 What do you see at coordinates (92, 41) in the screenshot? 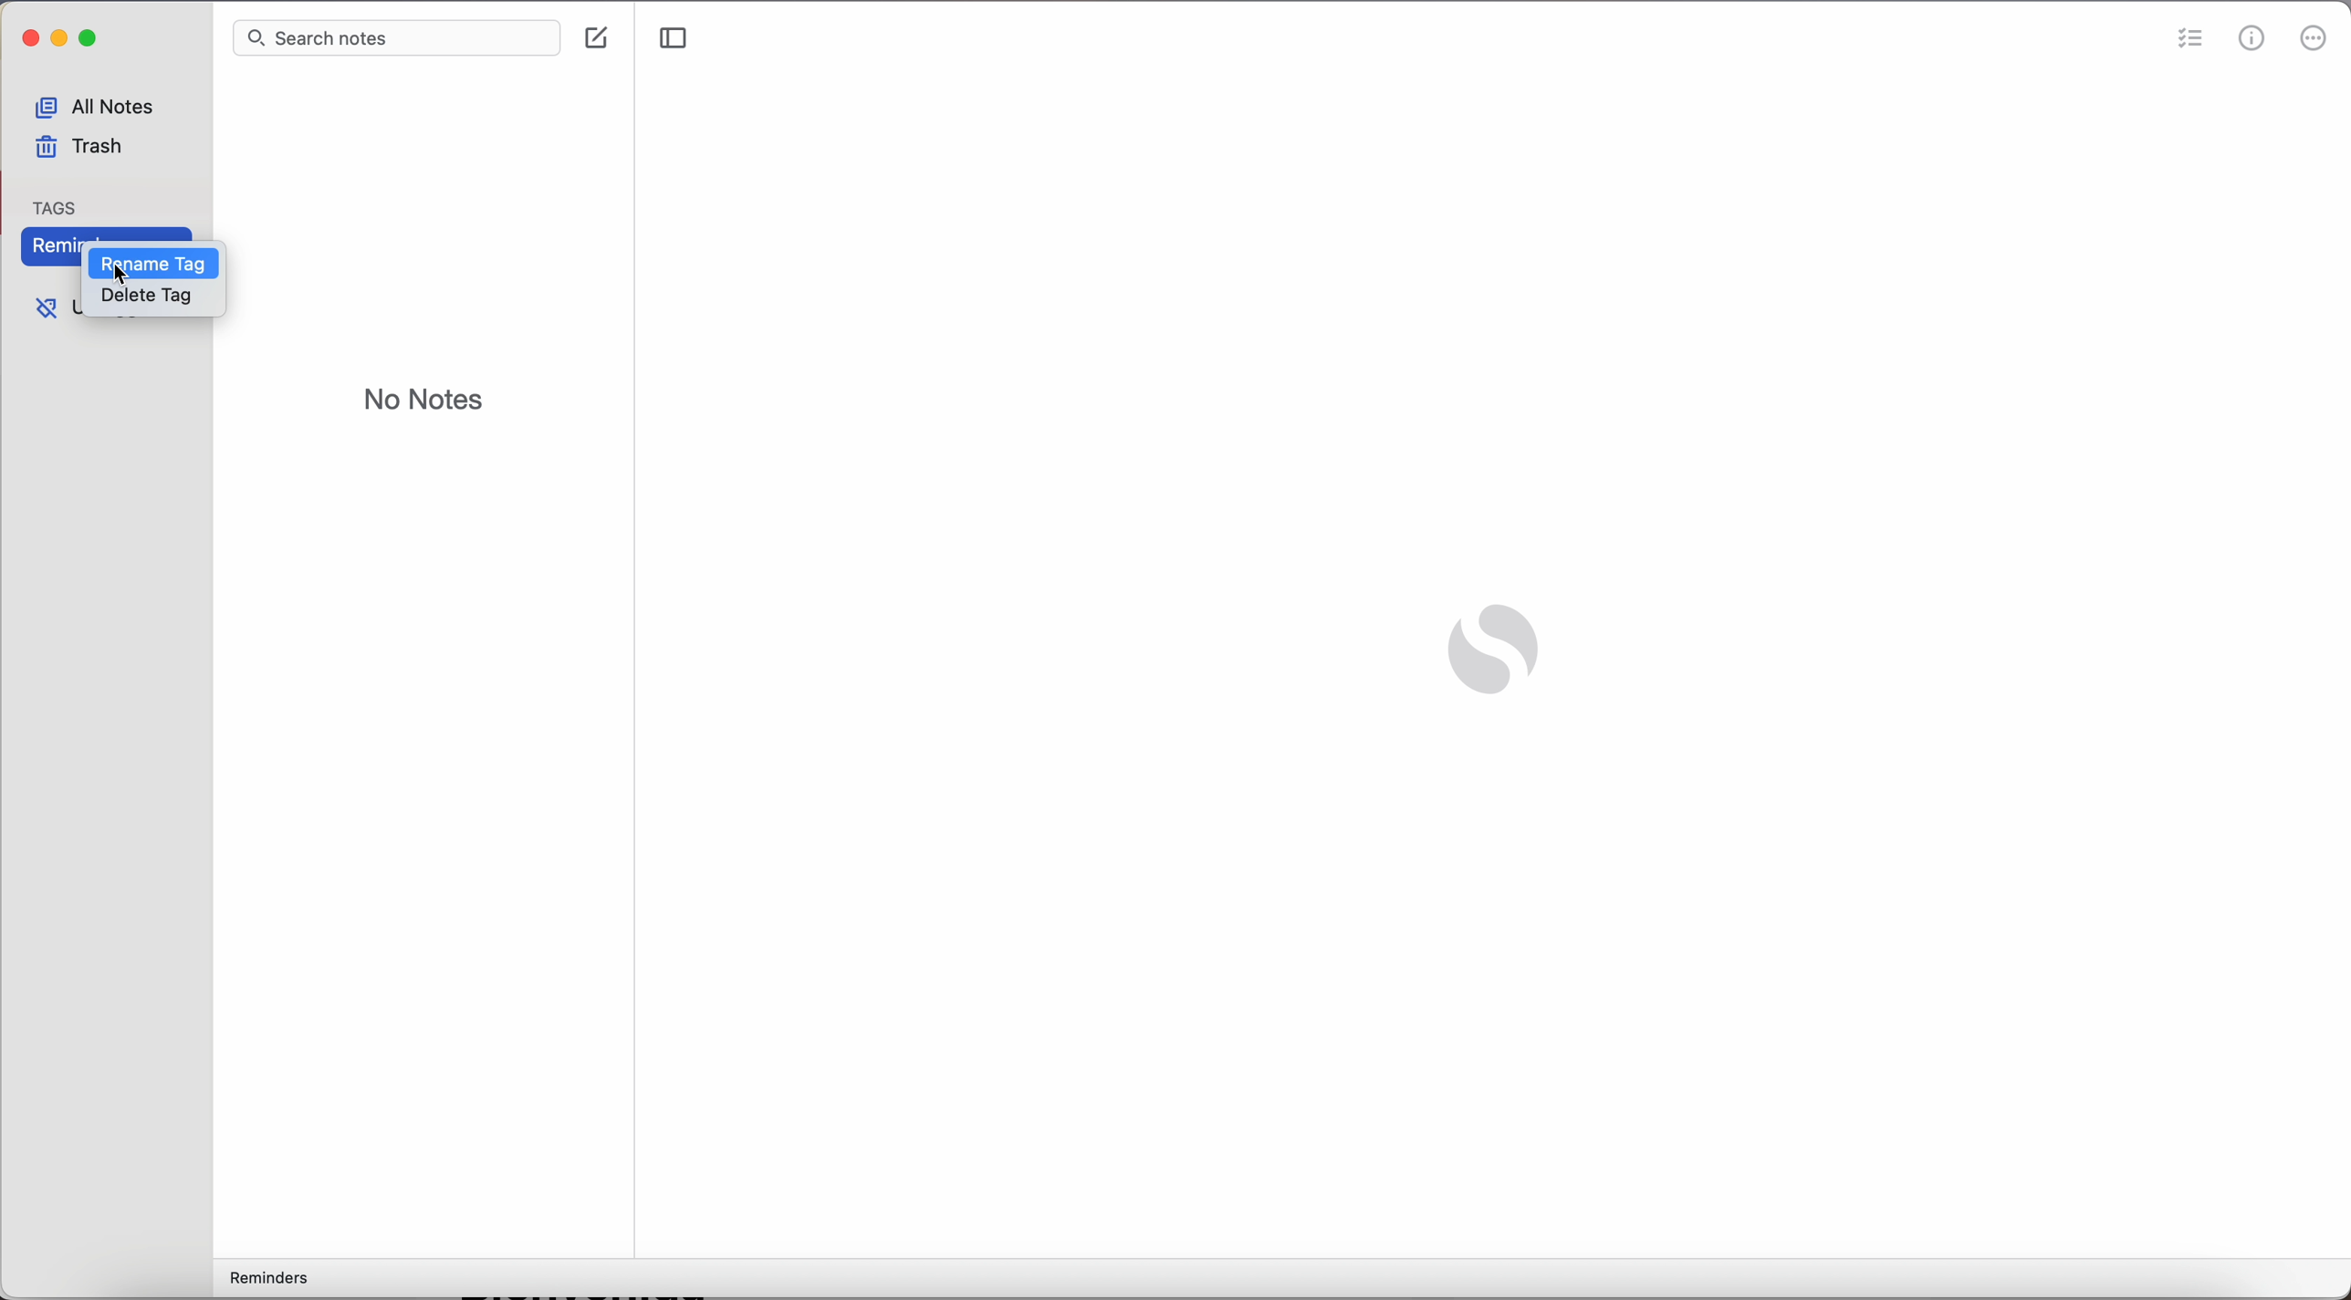
I see `maximize Simplenote` at bounding box center [92, 41].